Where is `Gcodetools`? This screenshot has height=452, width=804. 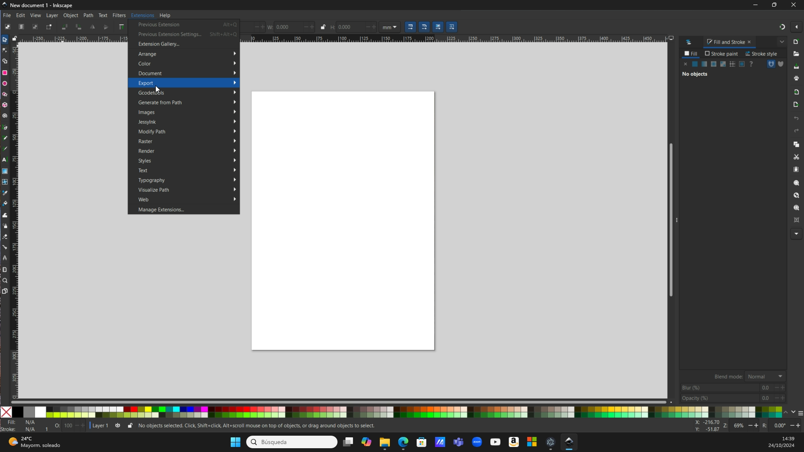 Gcodetools is located at coordinates (187, 92).